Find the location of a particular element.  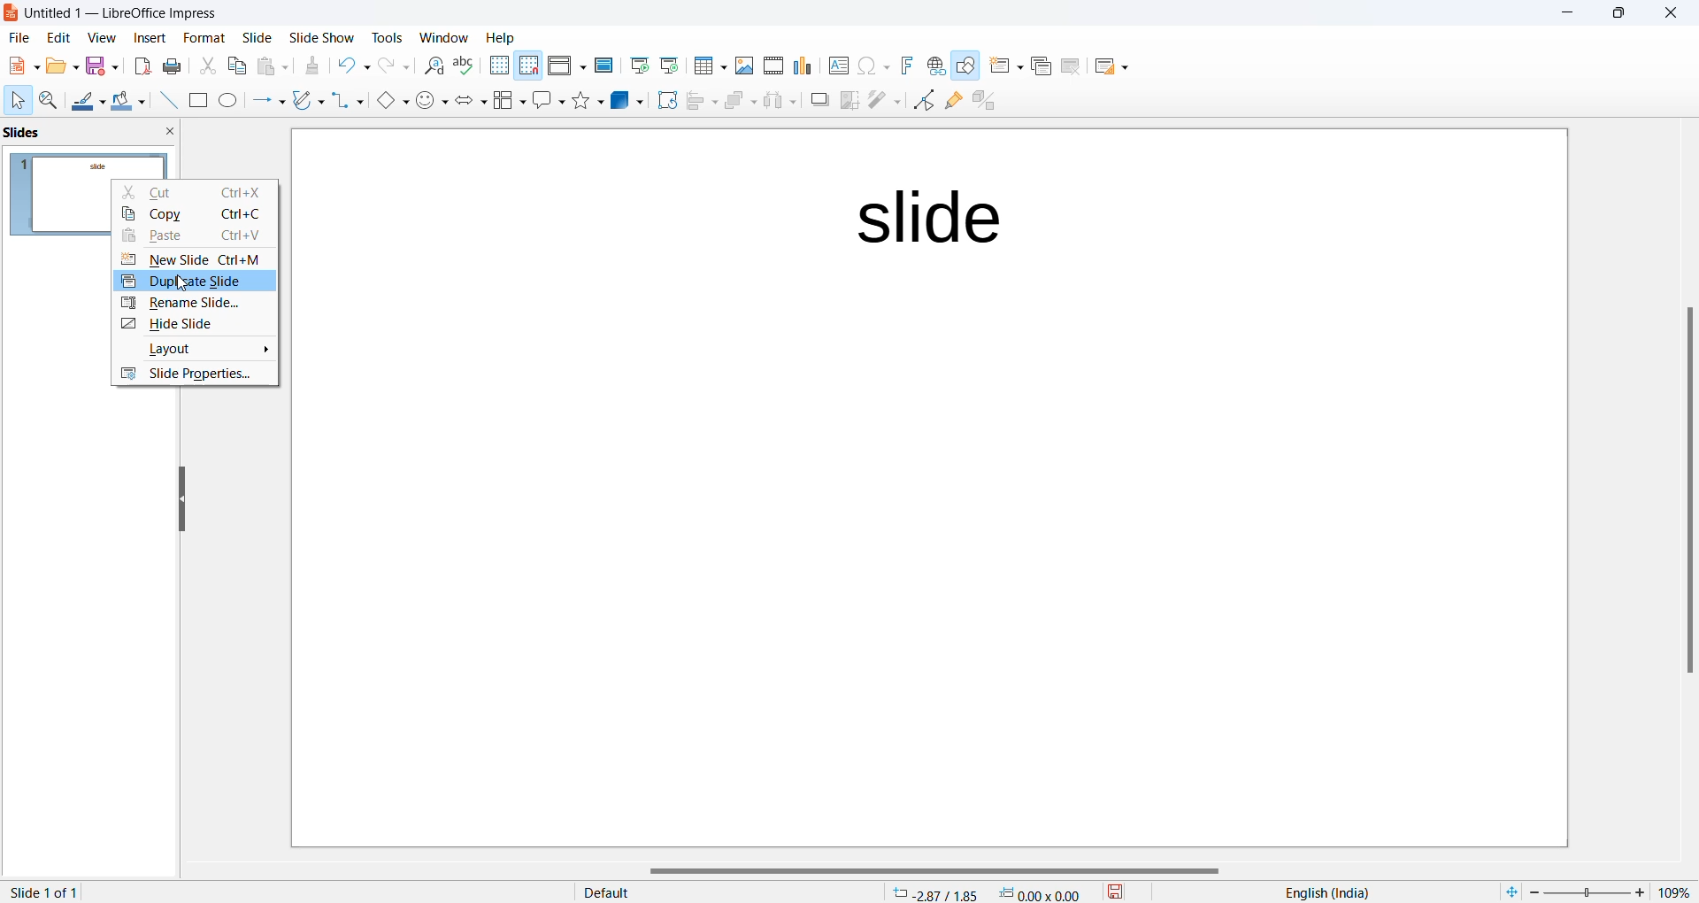

maximize is located at coordinates (1620, 17).